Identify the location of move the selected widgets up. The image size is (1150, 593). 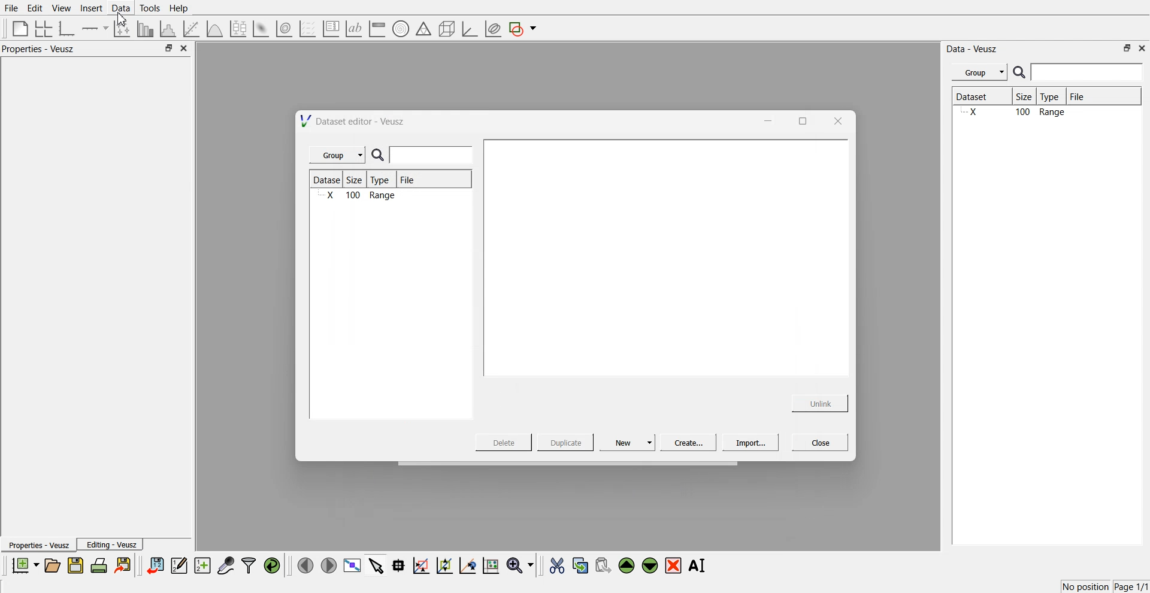
(628, 566).